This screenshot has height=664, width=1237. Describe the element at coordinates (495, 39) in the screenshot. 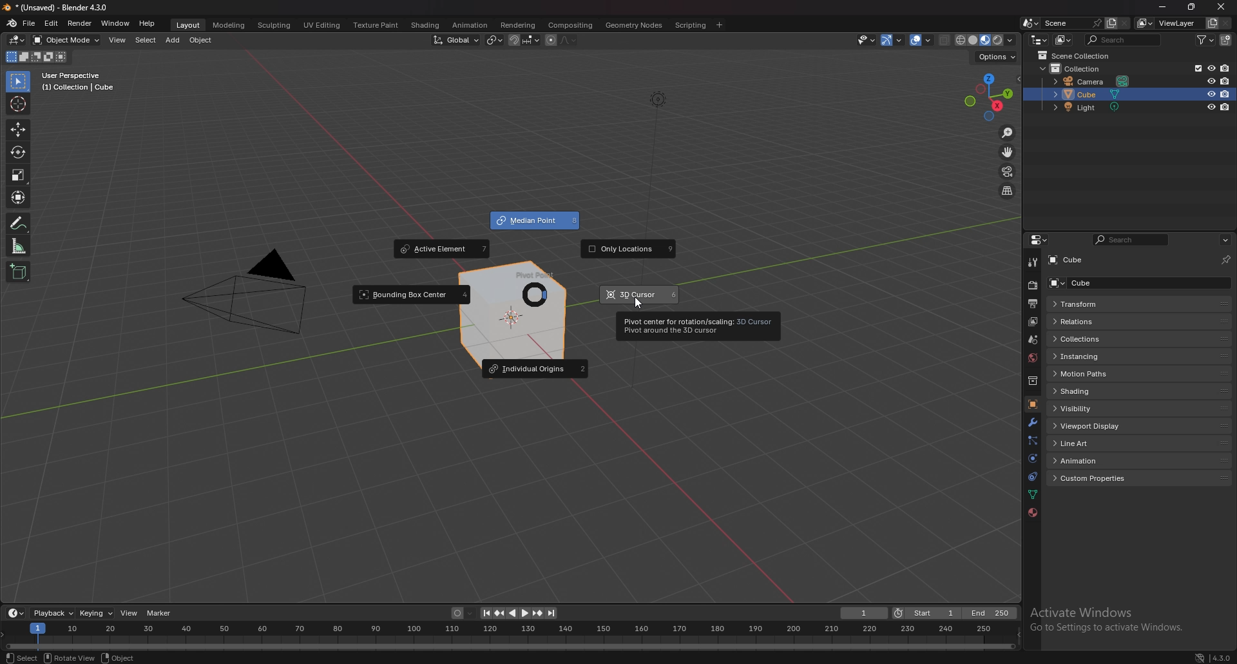

I see `median point` at that location.